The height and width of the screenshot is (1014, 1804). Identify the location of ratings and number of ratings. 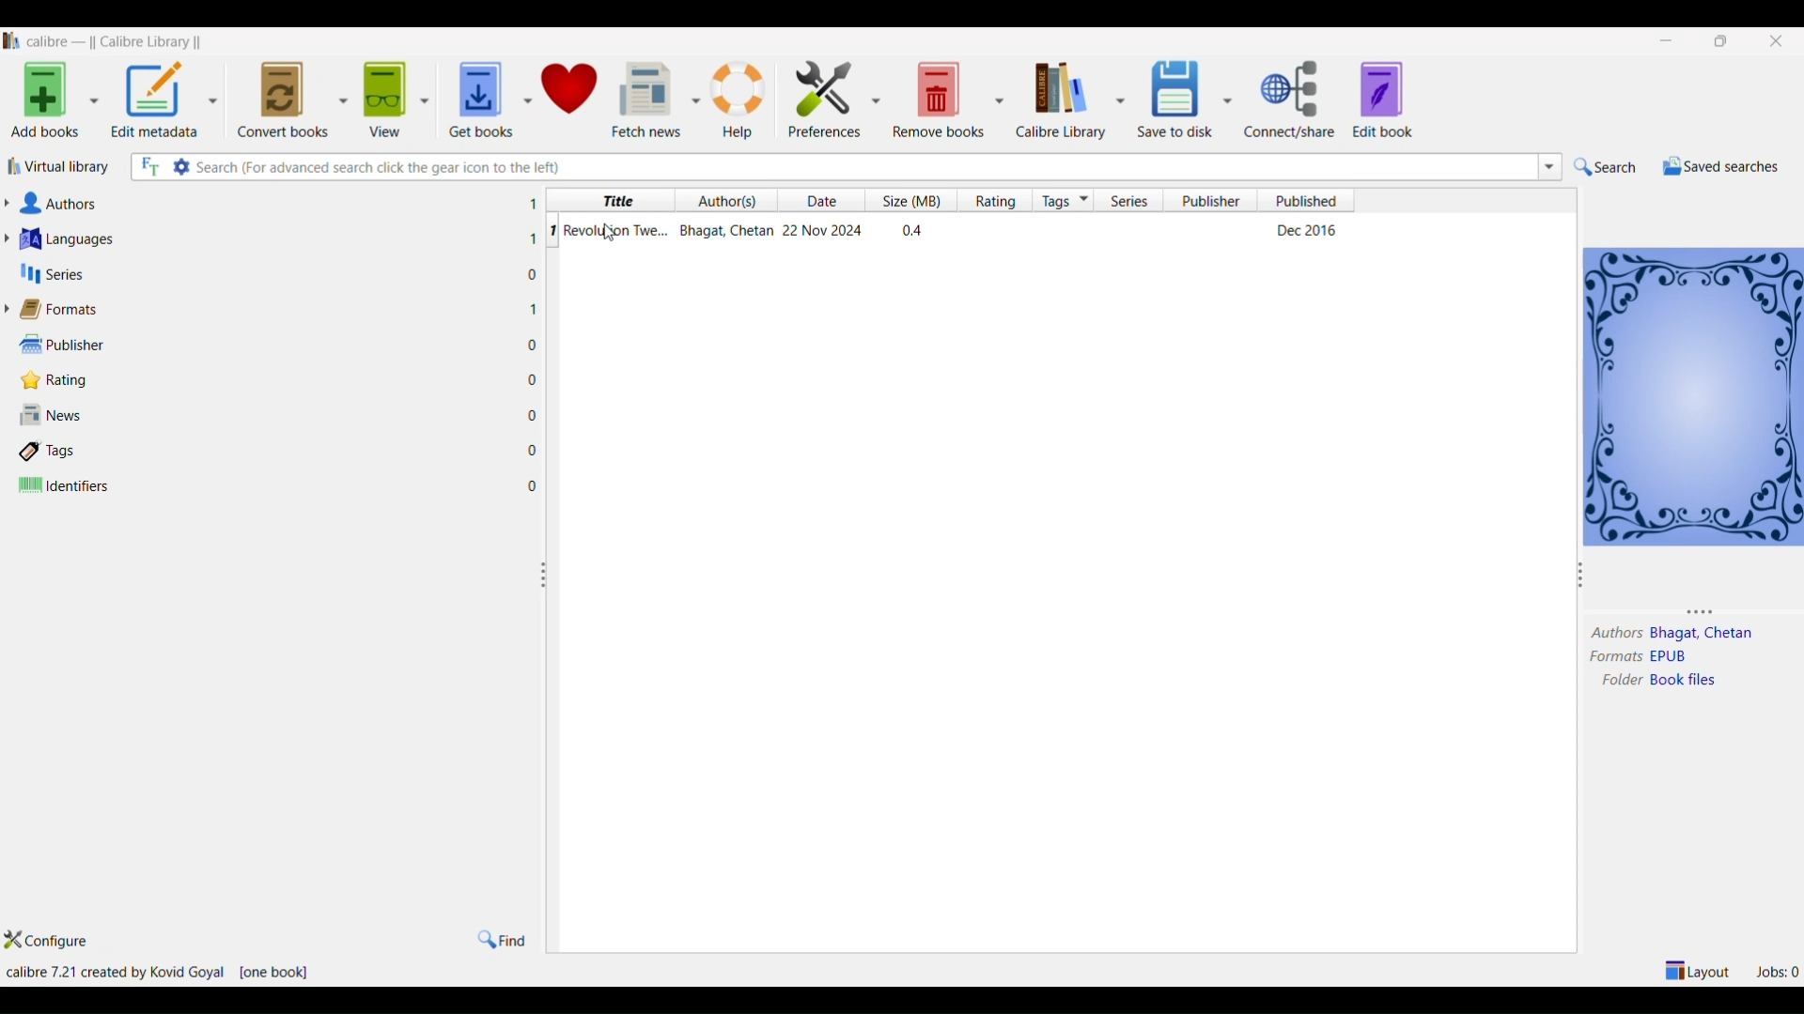
(60, 378).